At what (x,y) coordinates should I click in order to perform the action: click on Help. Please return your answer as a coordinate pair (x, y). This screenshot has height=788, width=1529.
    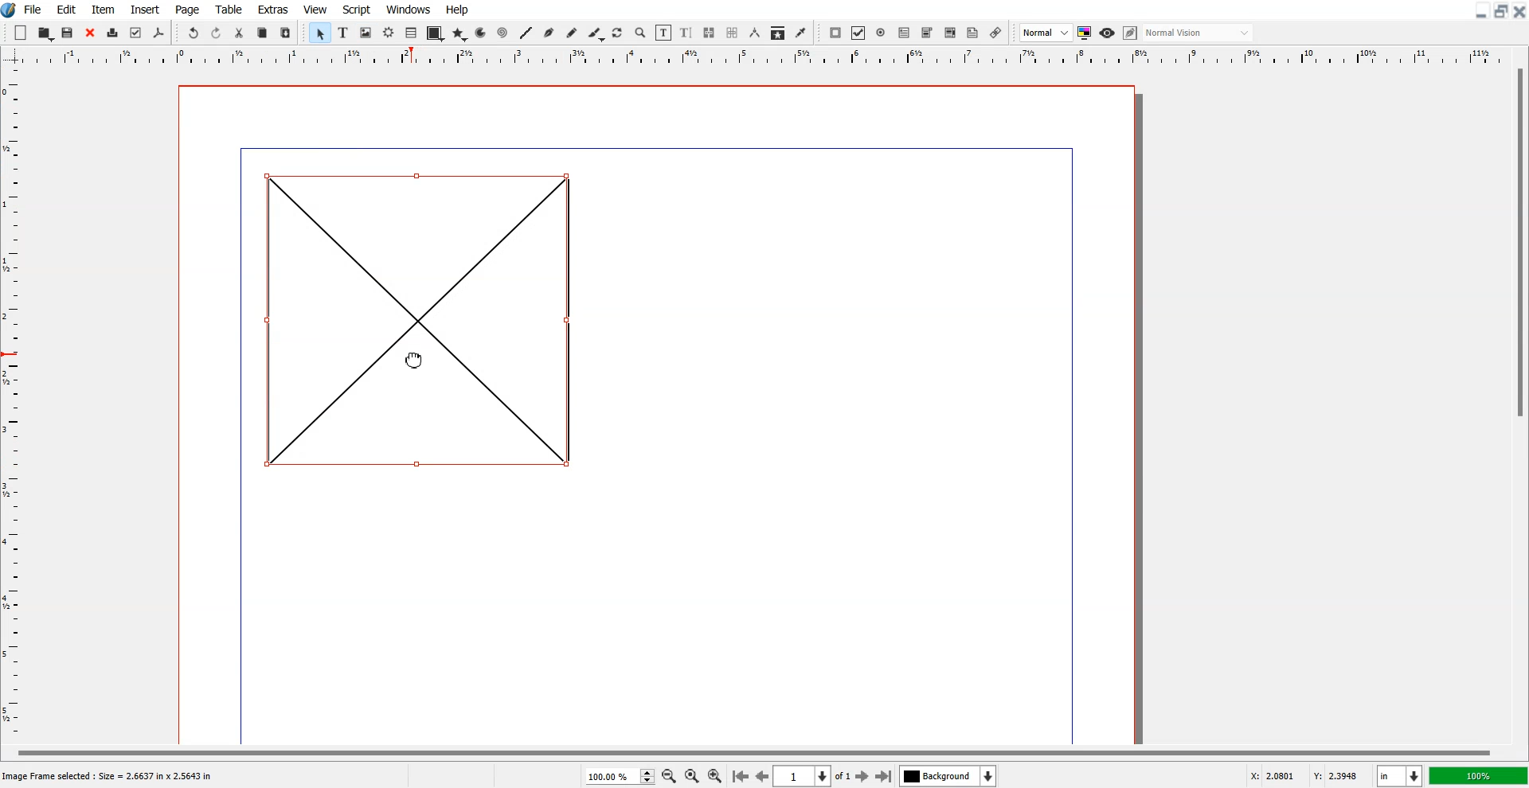
    Looking at the image, I should click on (458, 10).